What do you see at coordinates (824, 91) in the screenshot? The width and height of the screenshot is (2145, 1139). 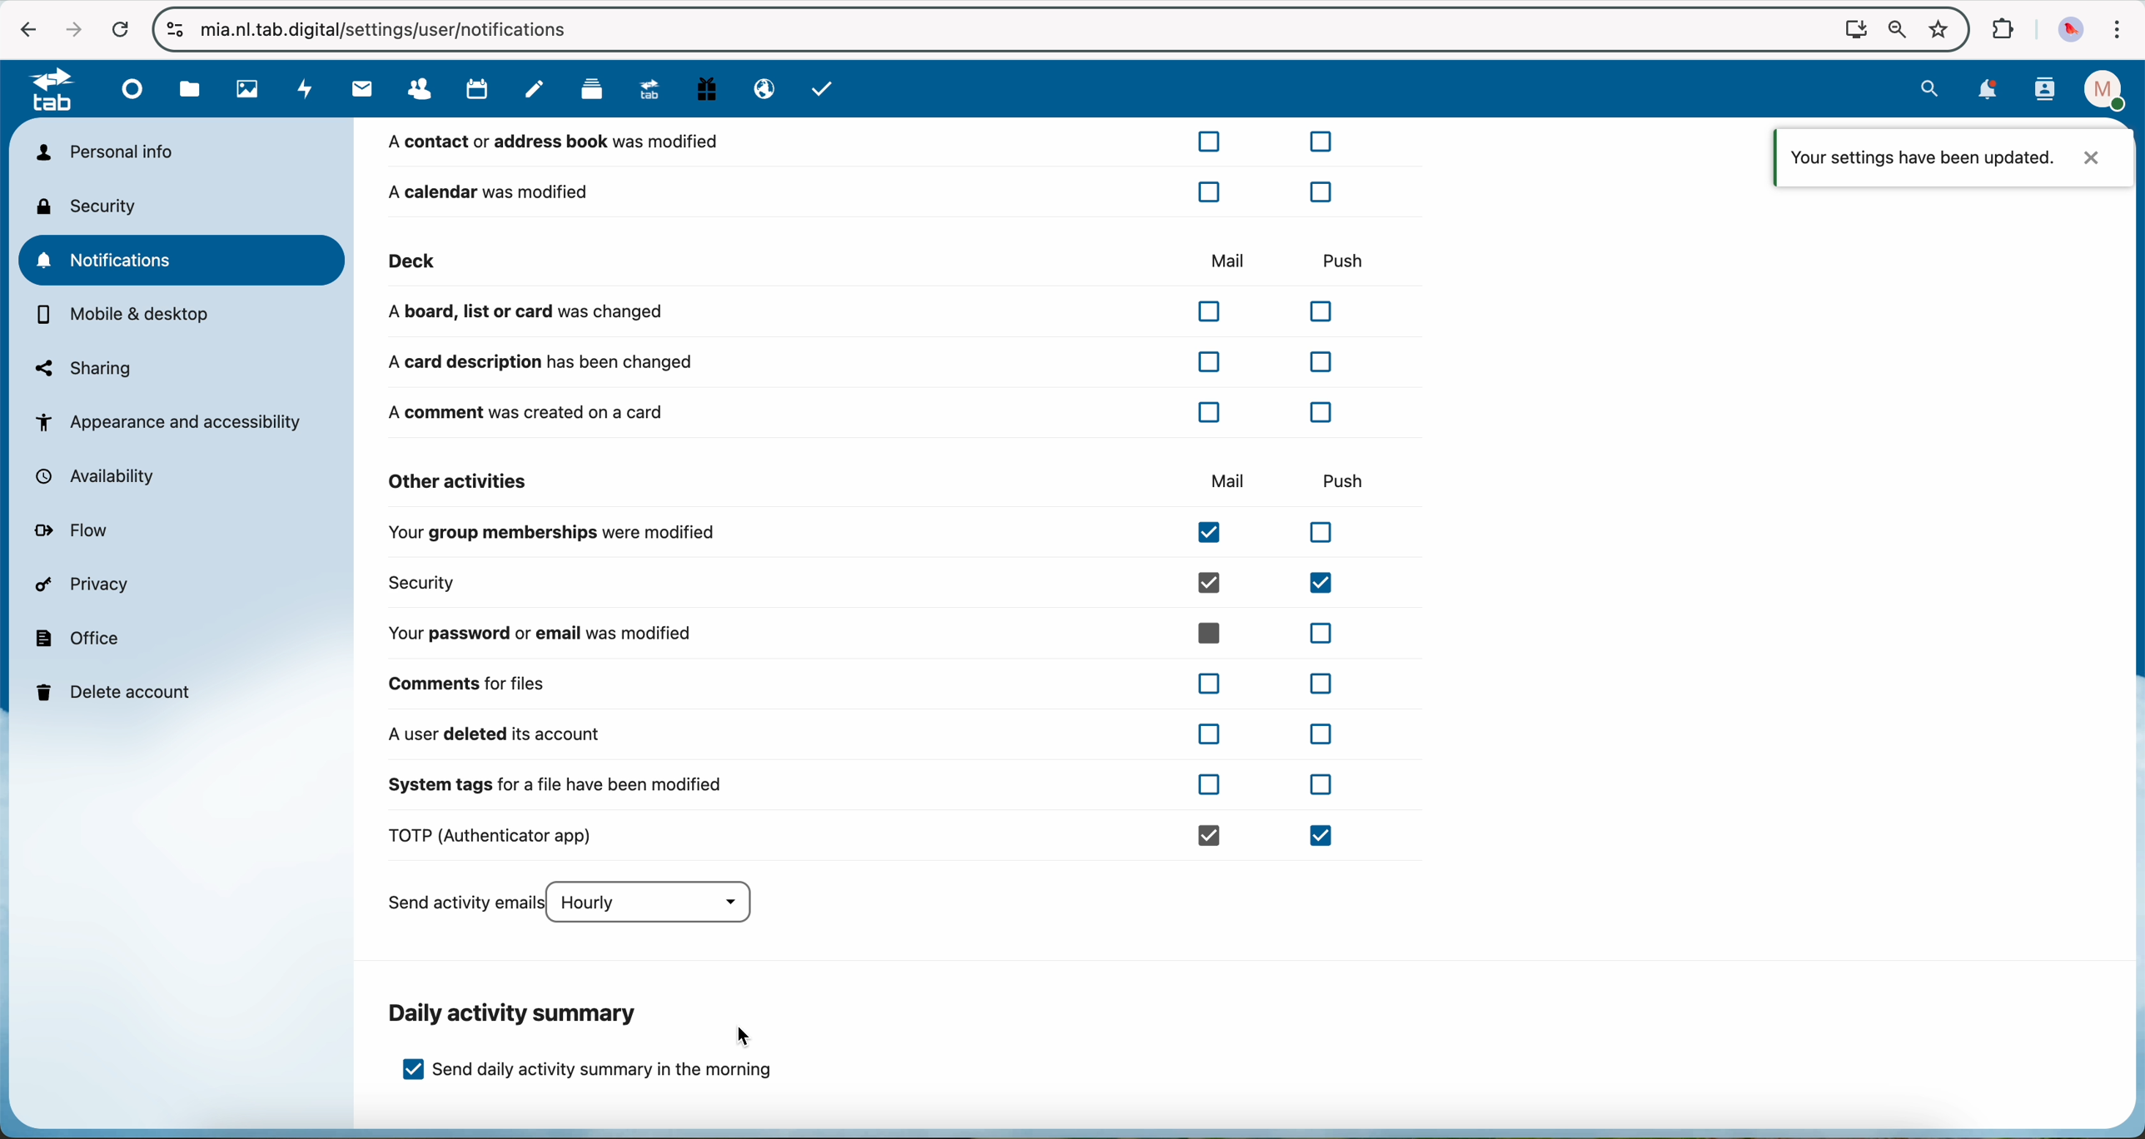 I see `task` at bounding box center [824, 91].